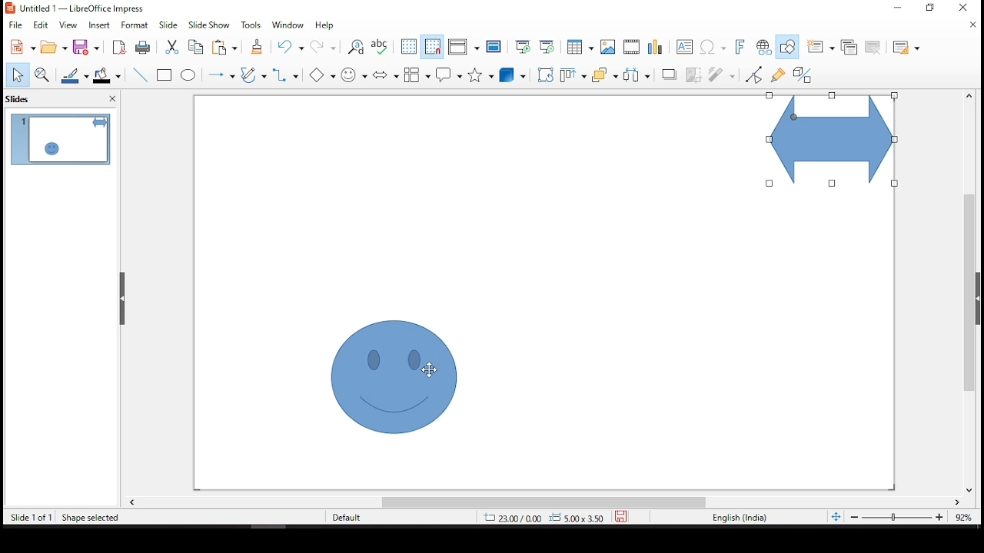 The image size is (984, 553). What do you see at coordinates (633, 47) in the screenshot?
I see `insert audio or video` at bounding box center [633, 47].